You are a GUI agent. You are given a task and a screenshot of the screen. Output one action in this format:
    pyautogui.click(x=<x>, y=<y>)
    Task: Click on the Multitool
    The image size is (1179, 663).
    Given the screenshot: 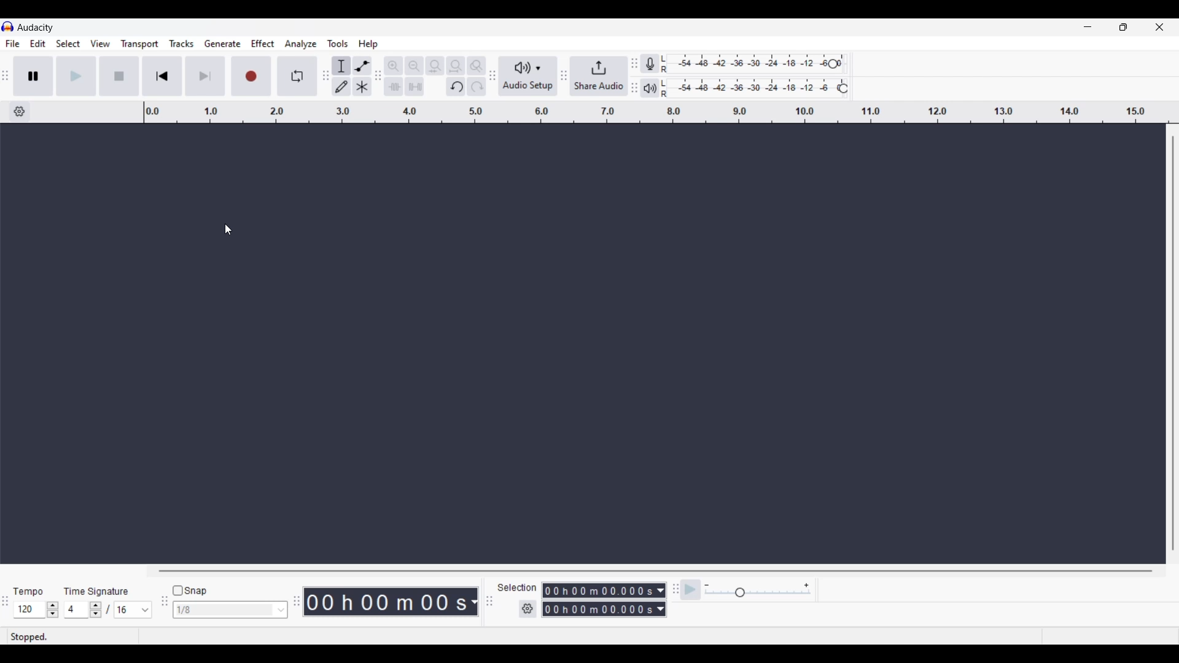 What is the action you would take?
    pyautogui.click(x=362, y=87)
    